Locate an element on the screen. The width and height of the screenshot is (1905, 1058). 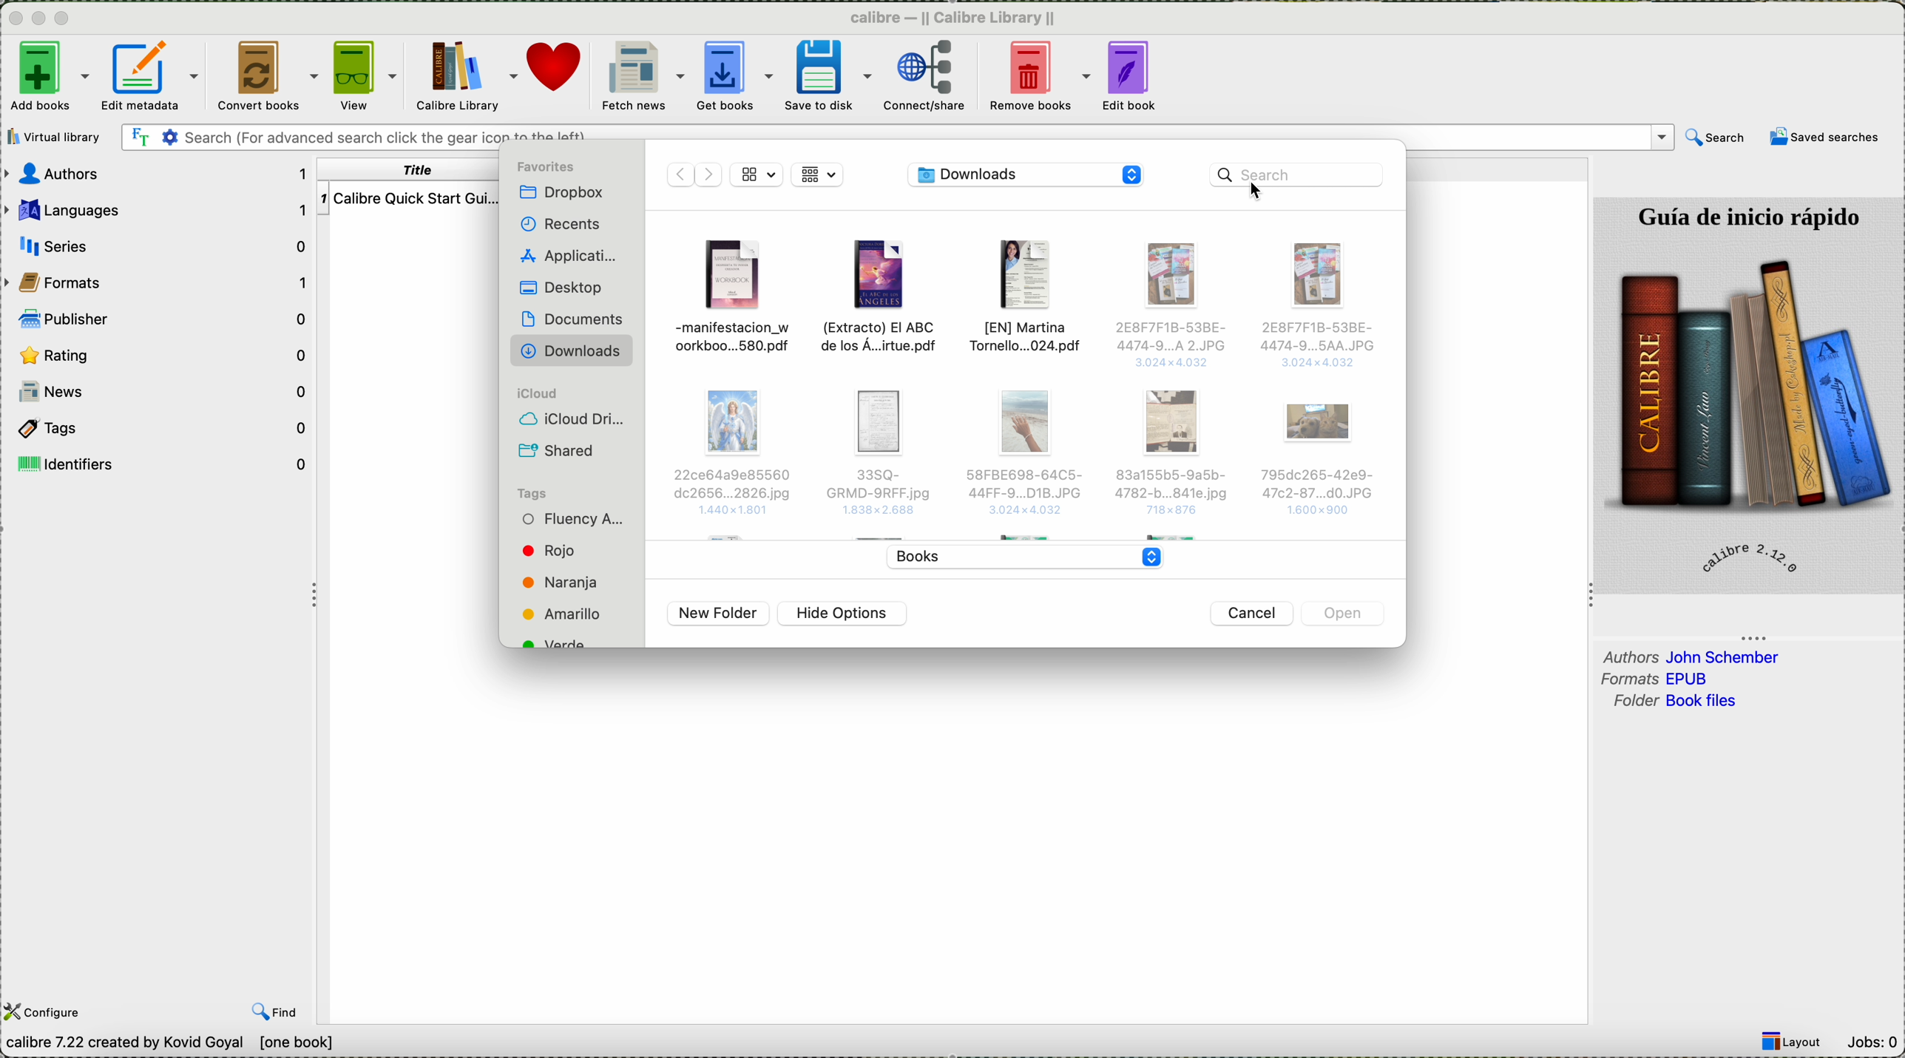
grid view is located at coordinates (818, 174).